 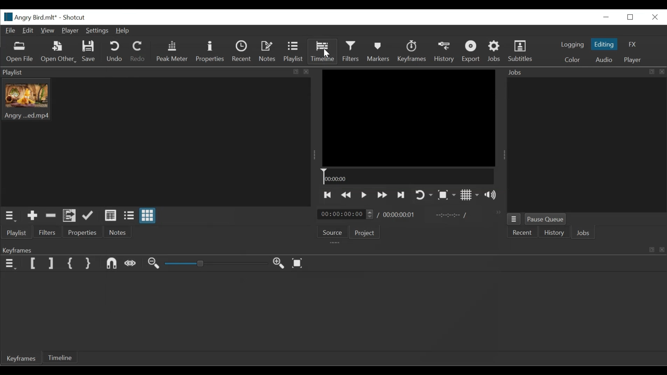 I want to click on Zoom keyframe in, so click(x=280, y=264).